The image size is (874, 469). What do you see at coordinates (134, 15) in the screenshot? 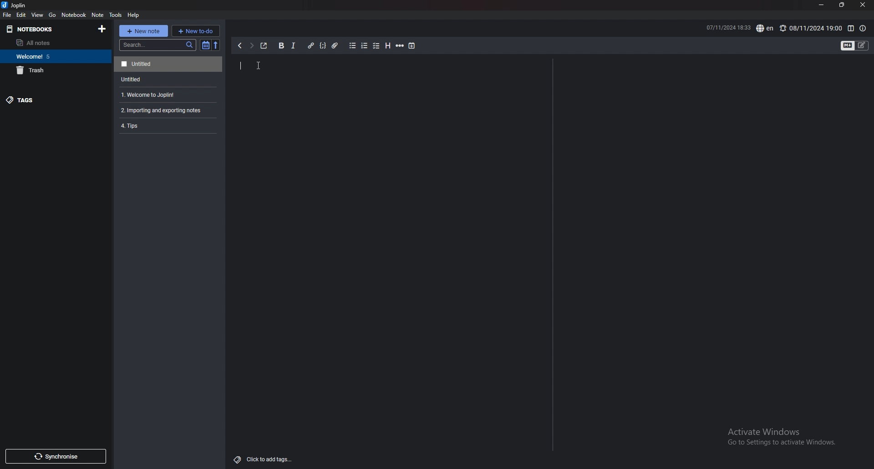
I see `help` at bounding box center [134, 15].